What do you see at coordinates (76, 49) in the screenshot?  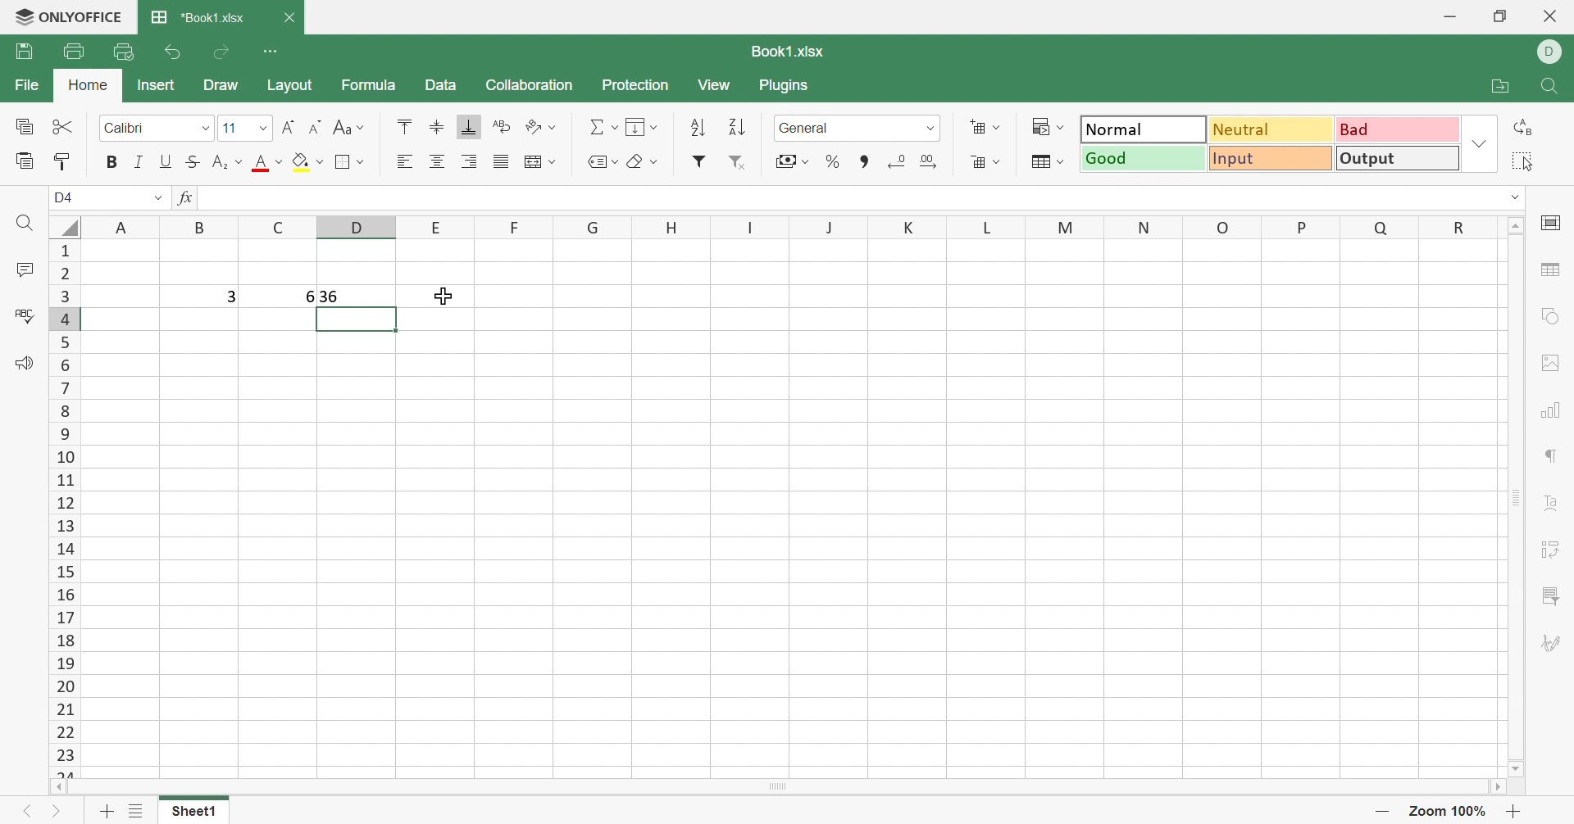 I see `Print file` at bounding box center [76, 49].